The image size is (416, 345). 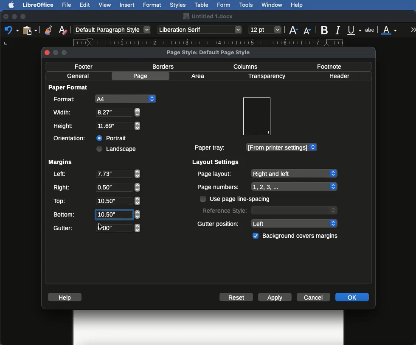 I want to click on Background covers margins, so click(x=297, y=236).